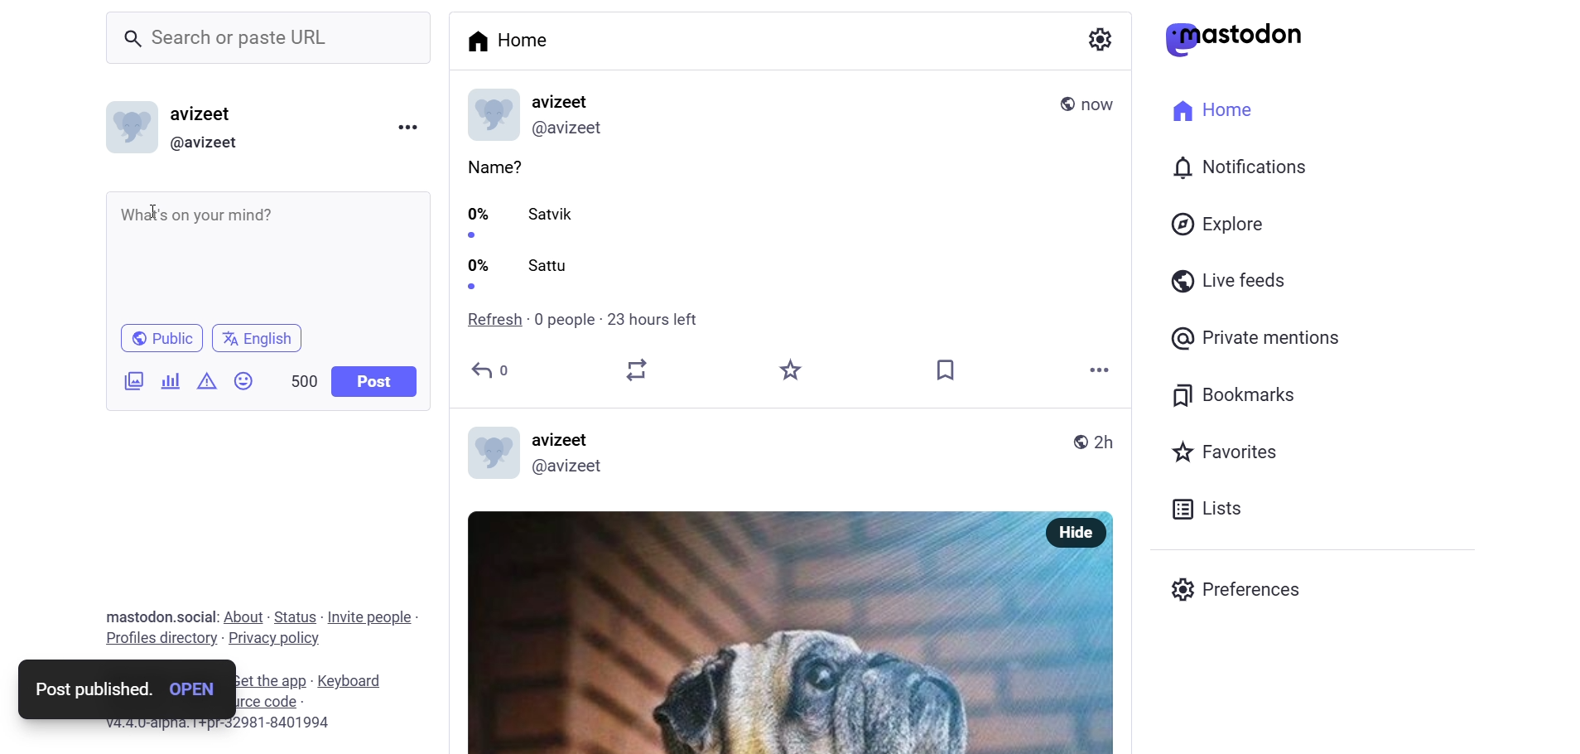 This screenshot has width=1580, height=754. I want to click on profiles, so click(160, 637).